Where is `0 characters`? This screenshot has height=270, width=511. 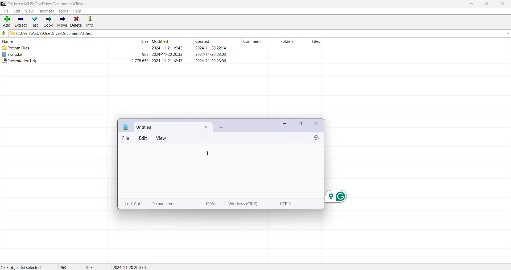
0 characters is located at coordinates (163, 204).